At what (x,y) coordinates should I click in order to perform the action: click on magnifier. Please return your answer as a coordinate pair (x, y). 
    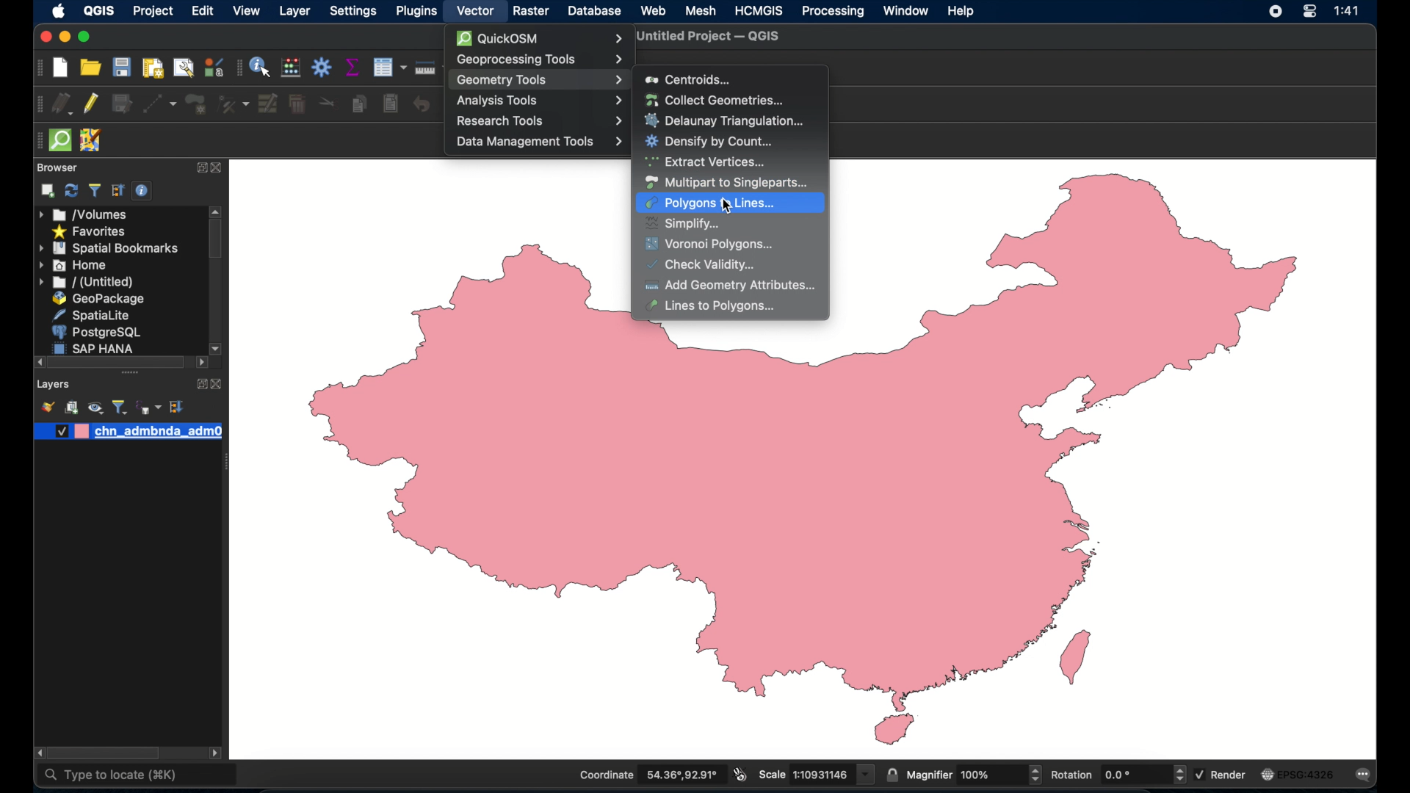
    Looking at the image, I should click on (974, 774).